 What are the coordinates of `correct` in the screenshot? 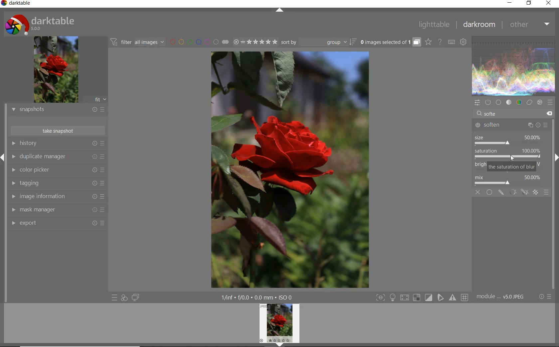 It's located at (529, 103).